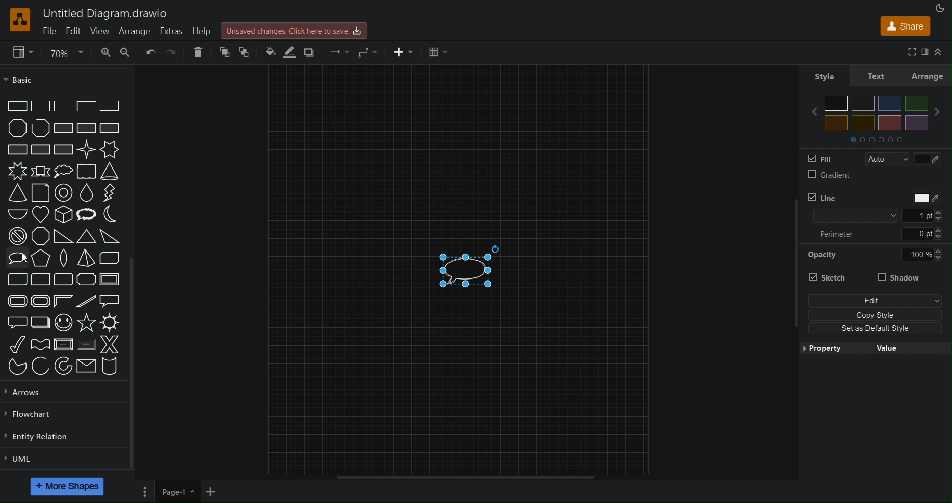  I want to click on Shadow, so click(311, 52).